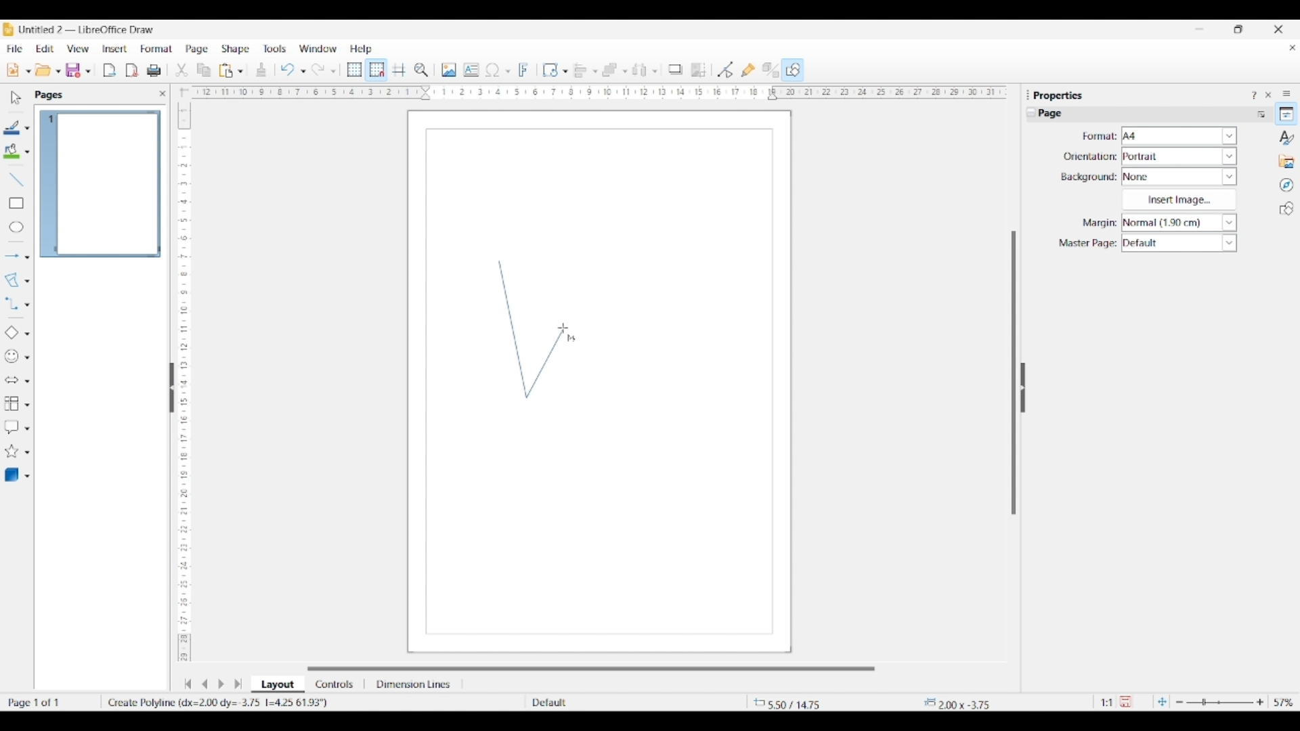 Image resolution: width=1300 pixels, height=731 pixels. What do you see at coordinates (100, 184) in the screenshot?
I see `Current page` at bounding box center [100, 184].